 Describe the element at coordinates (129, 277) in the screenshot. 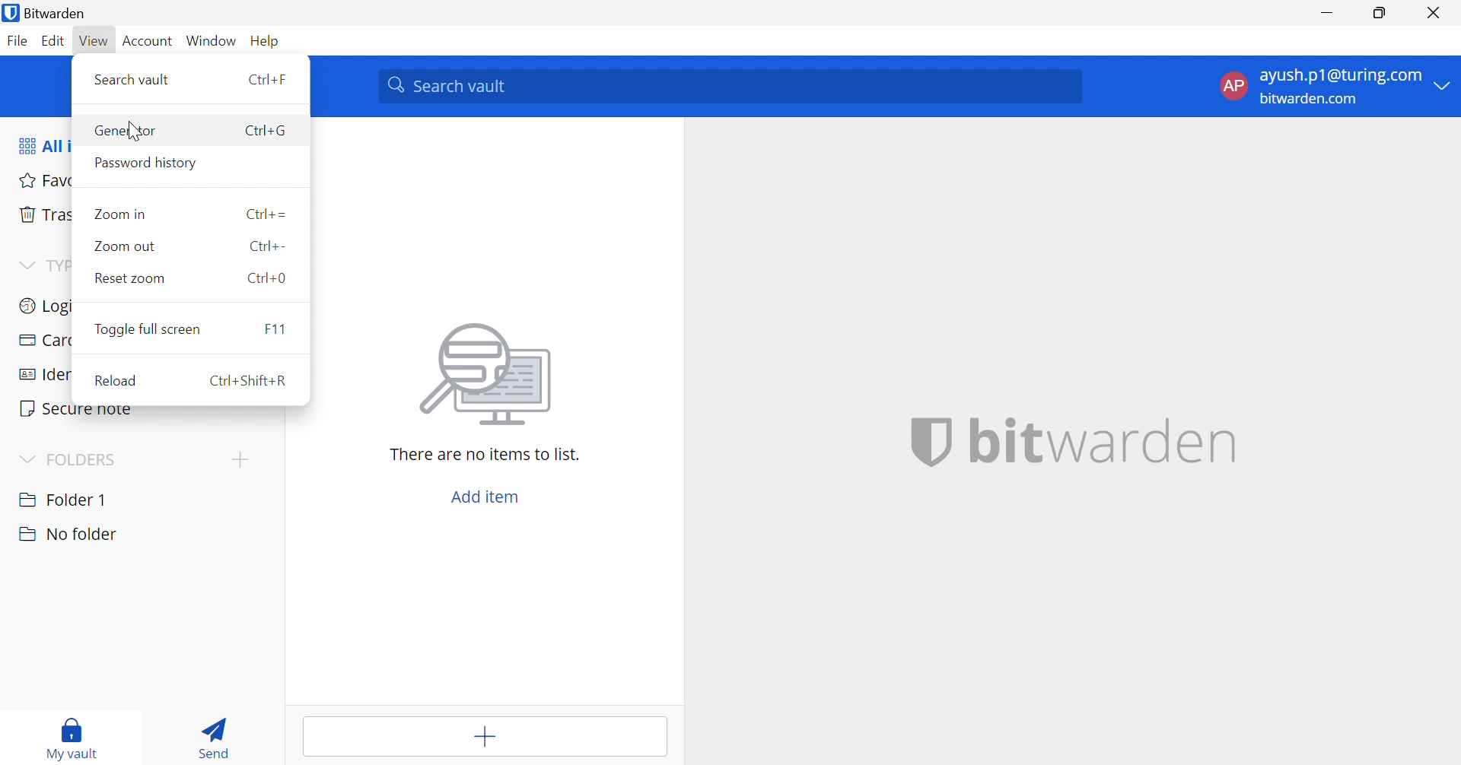

I see `Reset zoom` at that location.